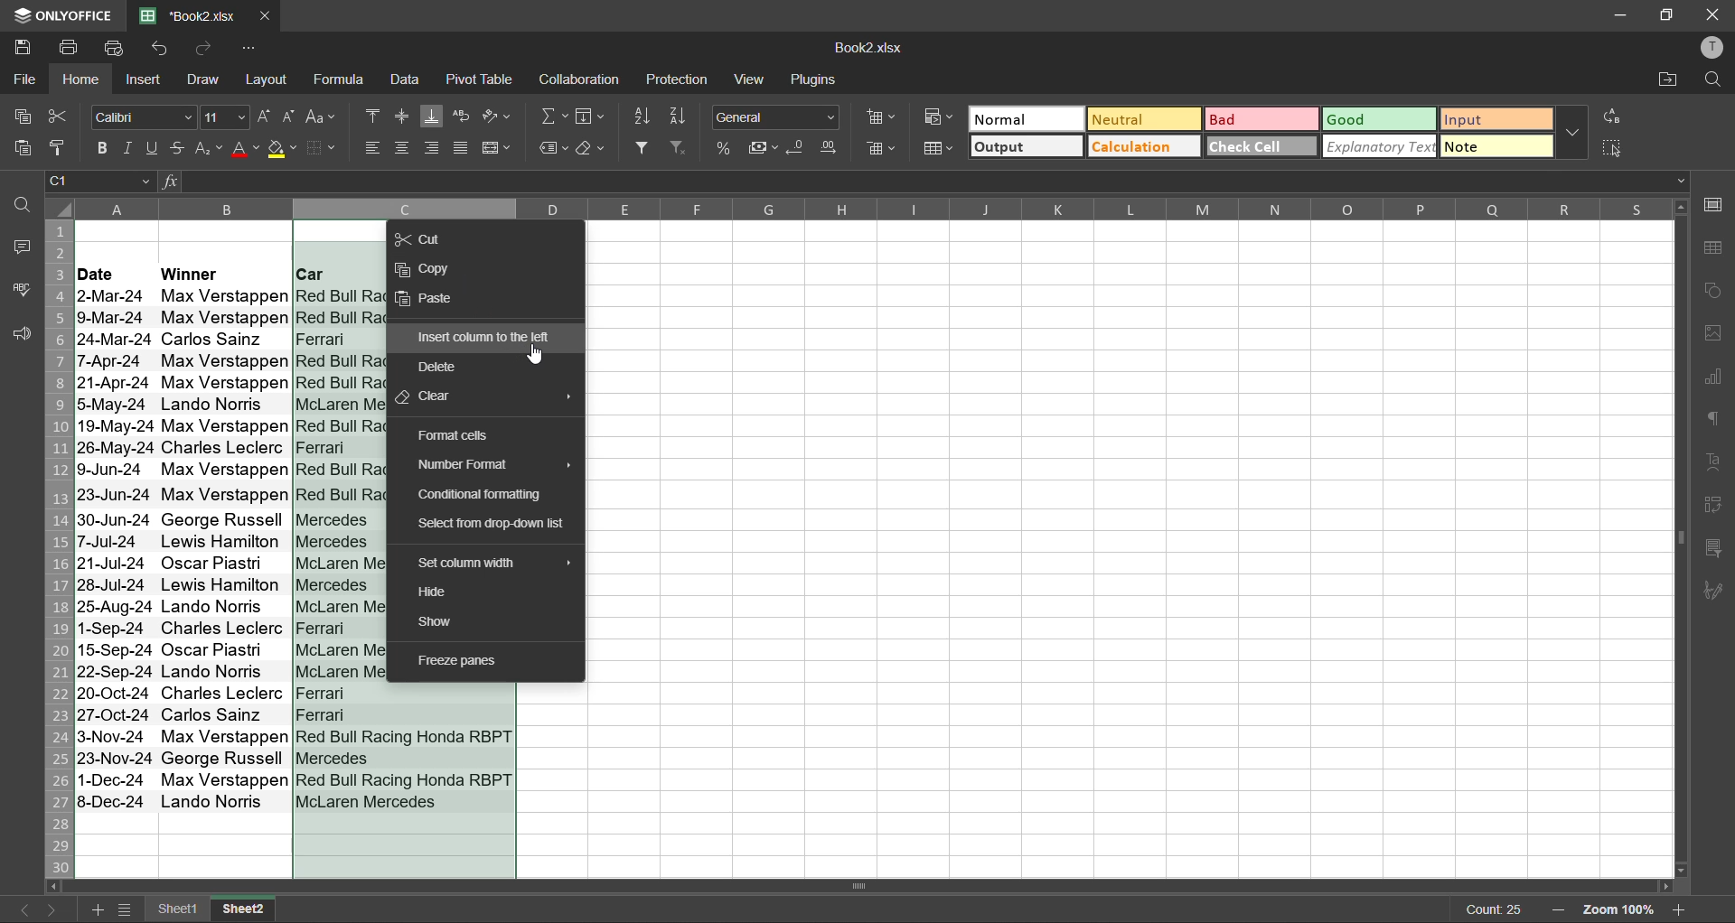 The image size is (1735, 923). I want to click on decrease decimal, so click(797, 149).